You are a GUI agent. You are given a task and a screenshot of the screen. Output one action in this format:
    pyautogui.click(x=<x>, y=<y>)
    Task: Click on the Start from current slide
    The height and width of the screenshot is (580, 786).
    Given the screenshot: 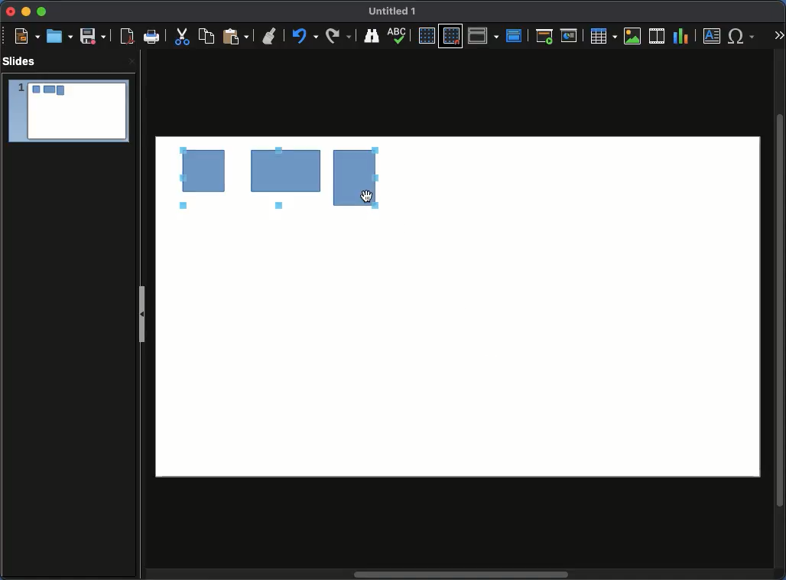 What is the action you would take?
    pyautogui.click(x=570, y=37)
    